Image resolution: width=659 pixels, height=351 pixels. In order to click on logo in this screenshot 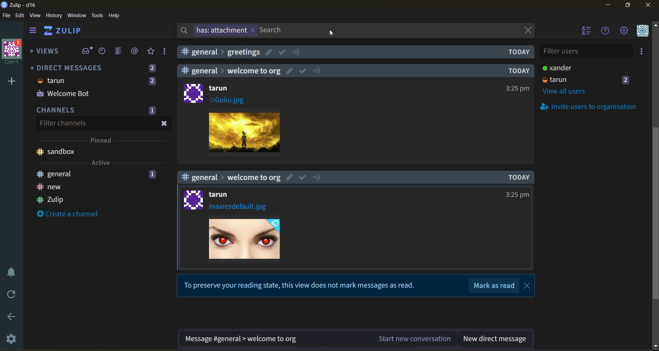, I will do `click(193, 93)`.